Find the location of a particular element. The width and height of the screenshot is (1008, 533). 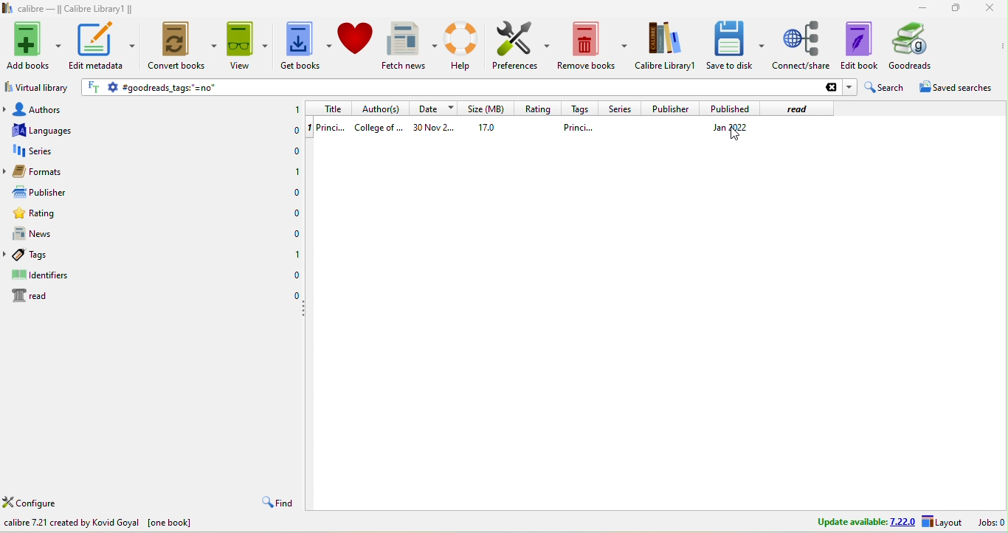

0 is located at coordinates (297, 235).